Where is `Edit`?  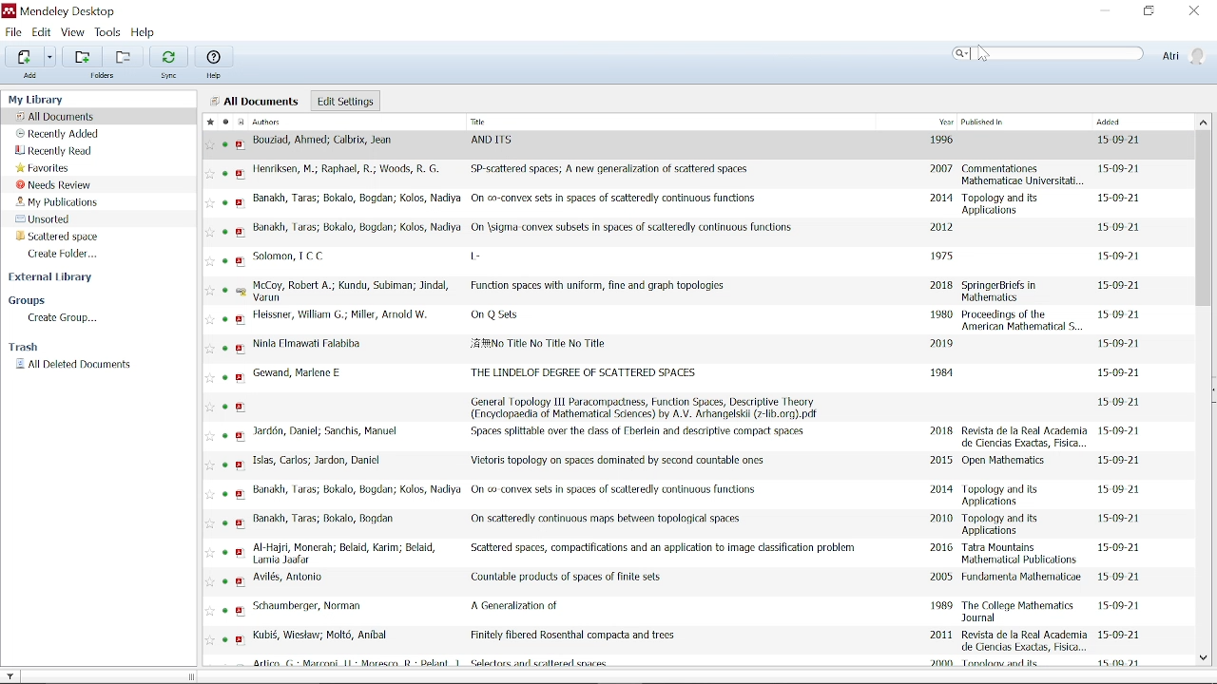
Edit is located at coordinates (41, 32).